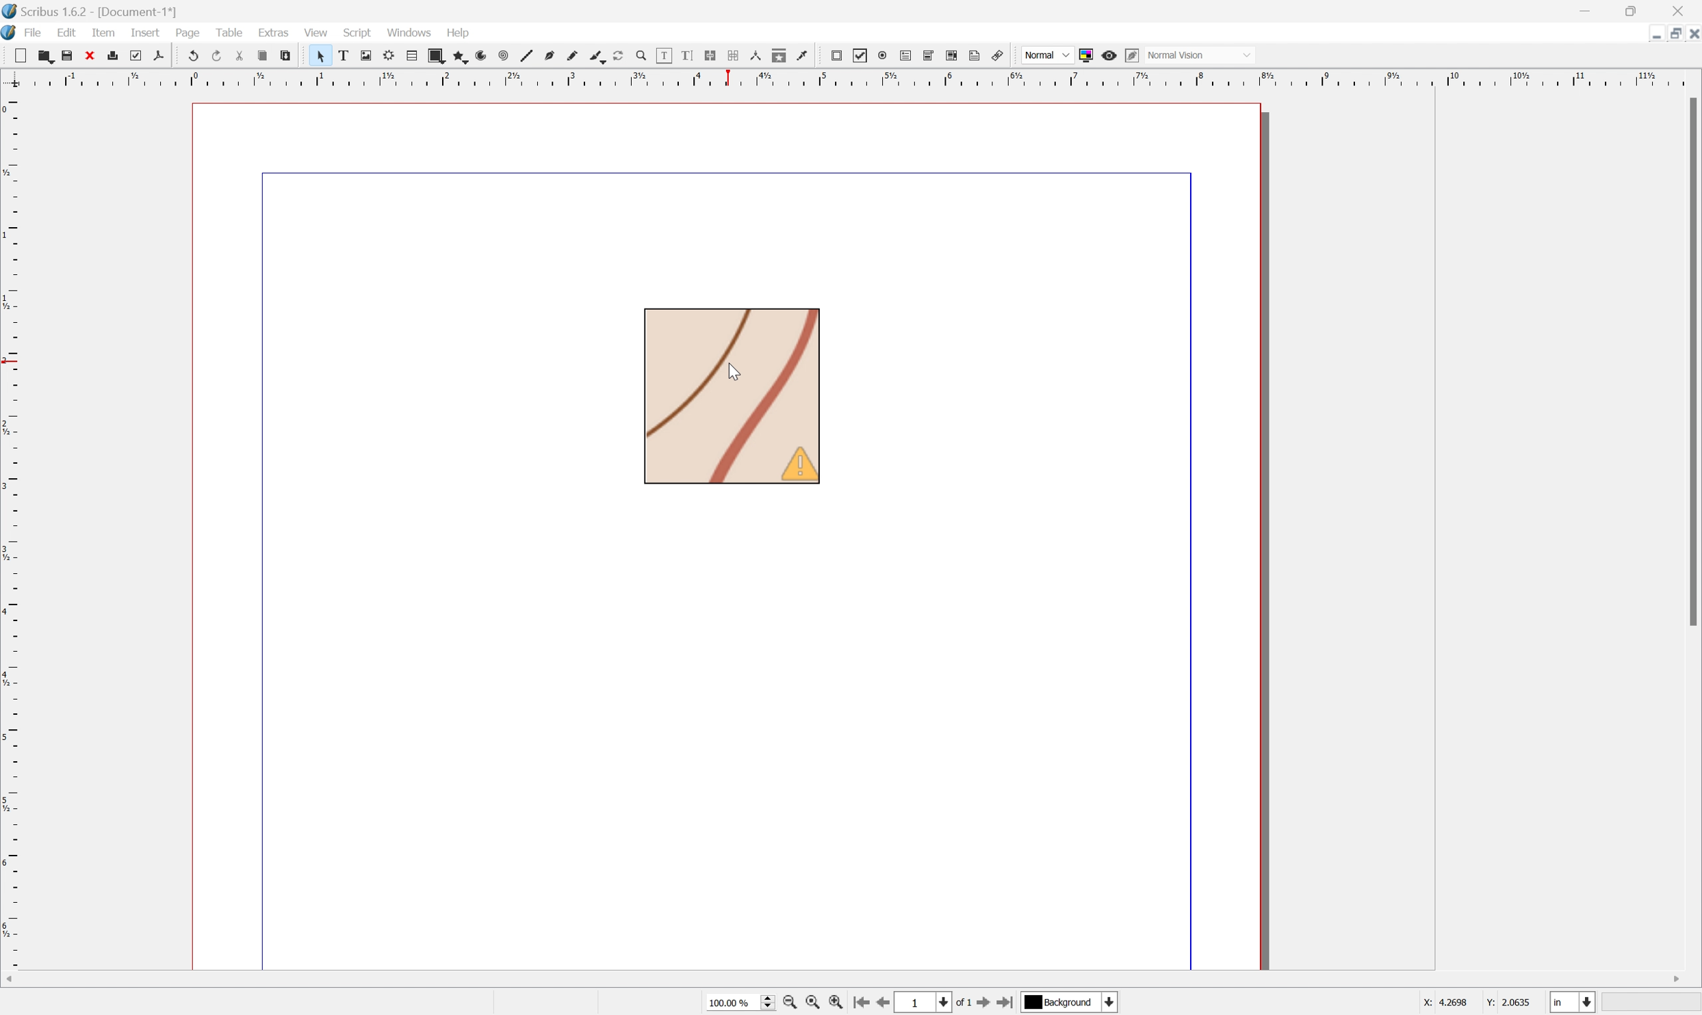 The height and width of the screenshot is (1015, 1702). I want to click on PDF radio button, so click(884, 55).